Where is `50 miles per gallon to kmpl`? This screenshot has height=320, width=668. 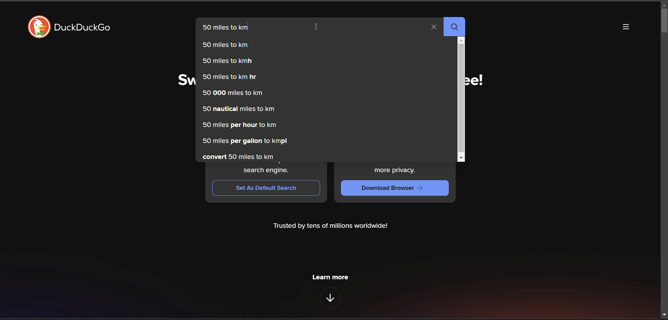 50 miles per gallon to kmpl is located at coordinates (245, 141).